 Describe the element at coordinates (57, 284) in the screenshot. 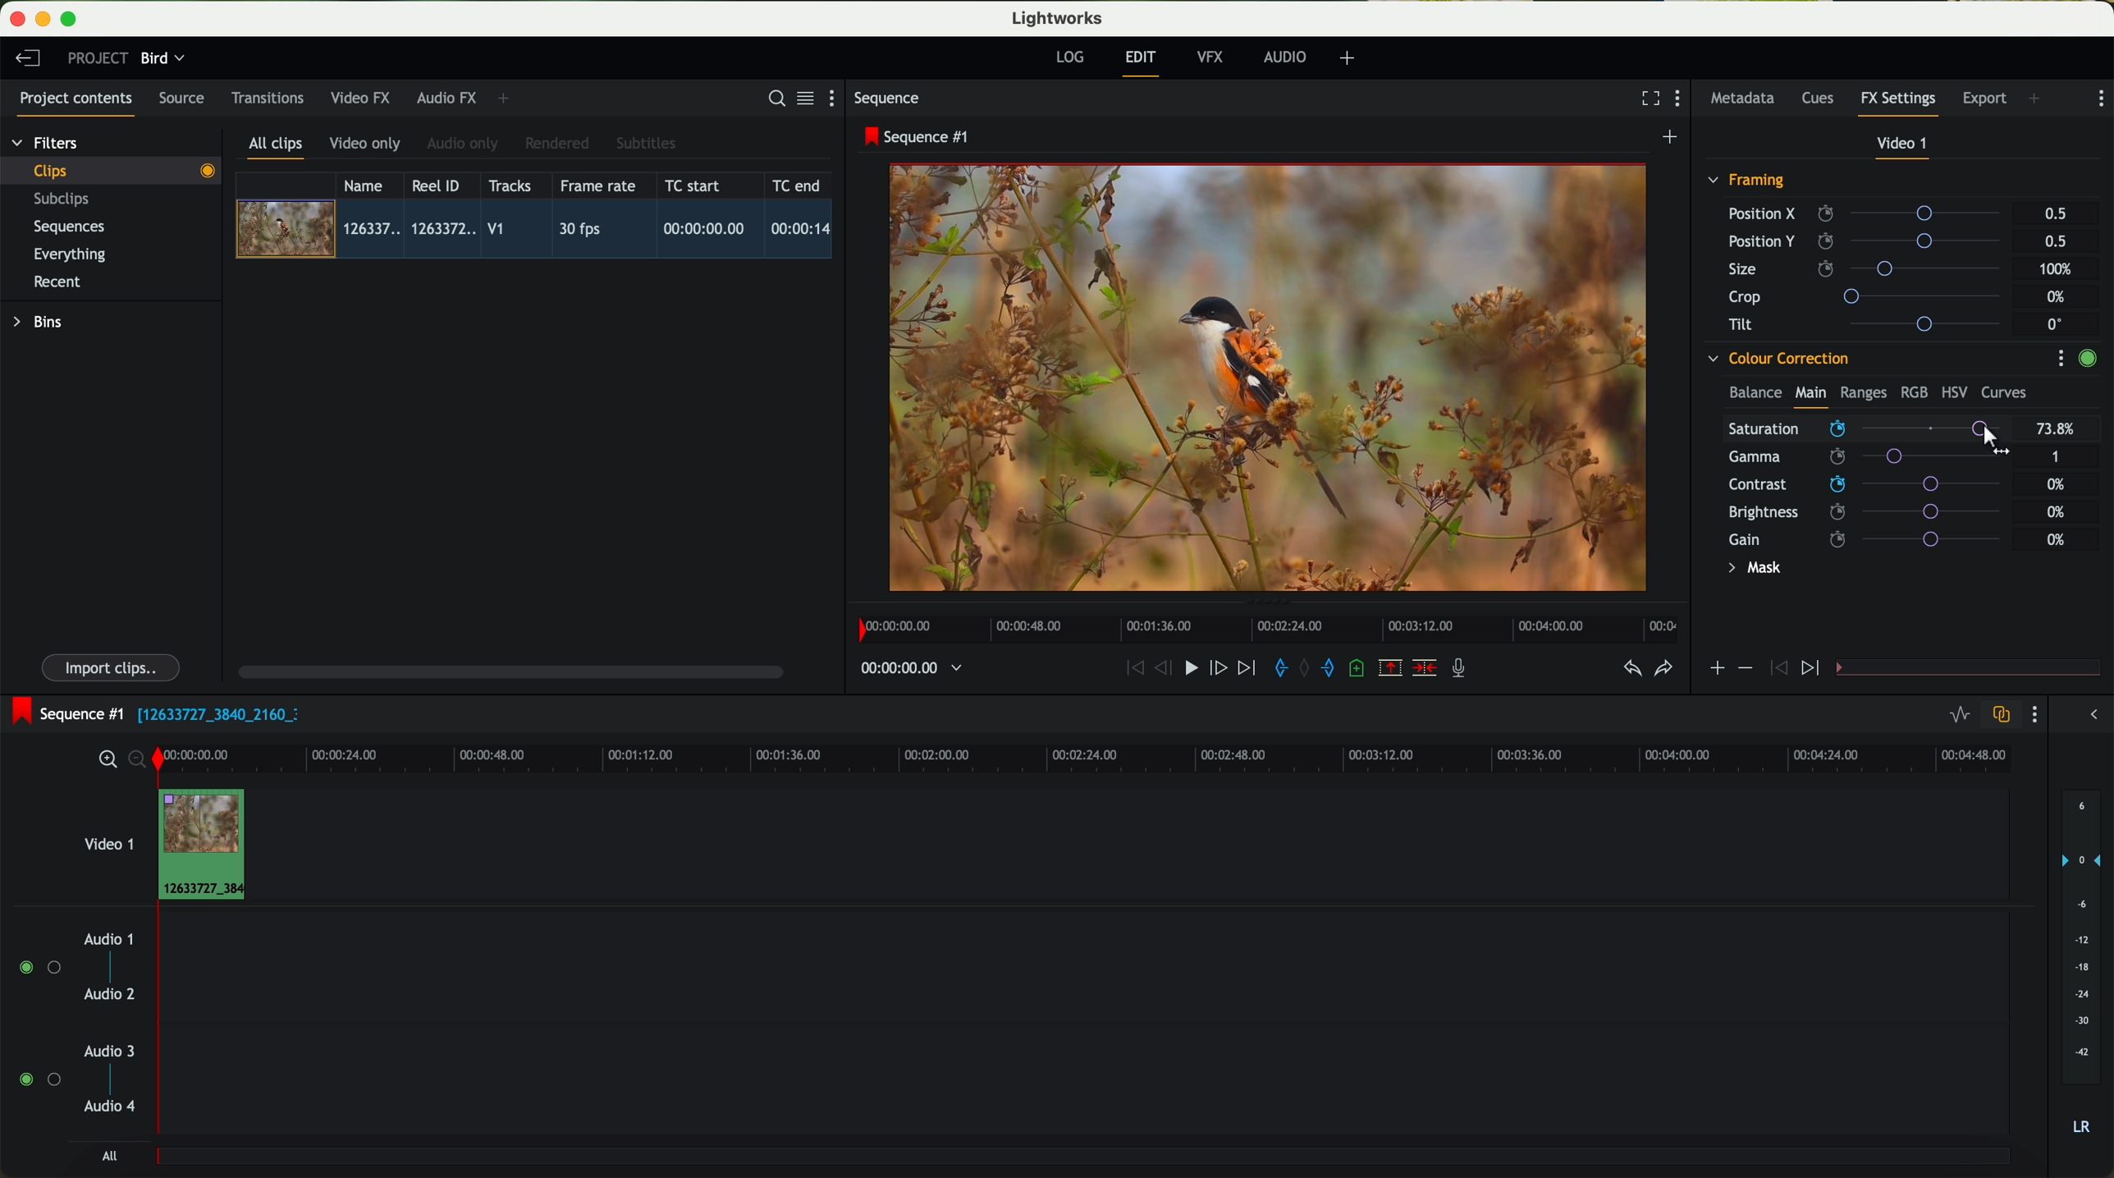

I see `recent` at that location.